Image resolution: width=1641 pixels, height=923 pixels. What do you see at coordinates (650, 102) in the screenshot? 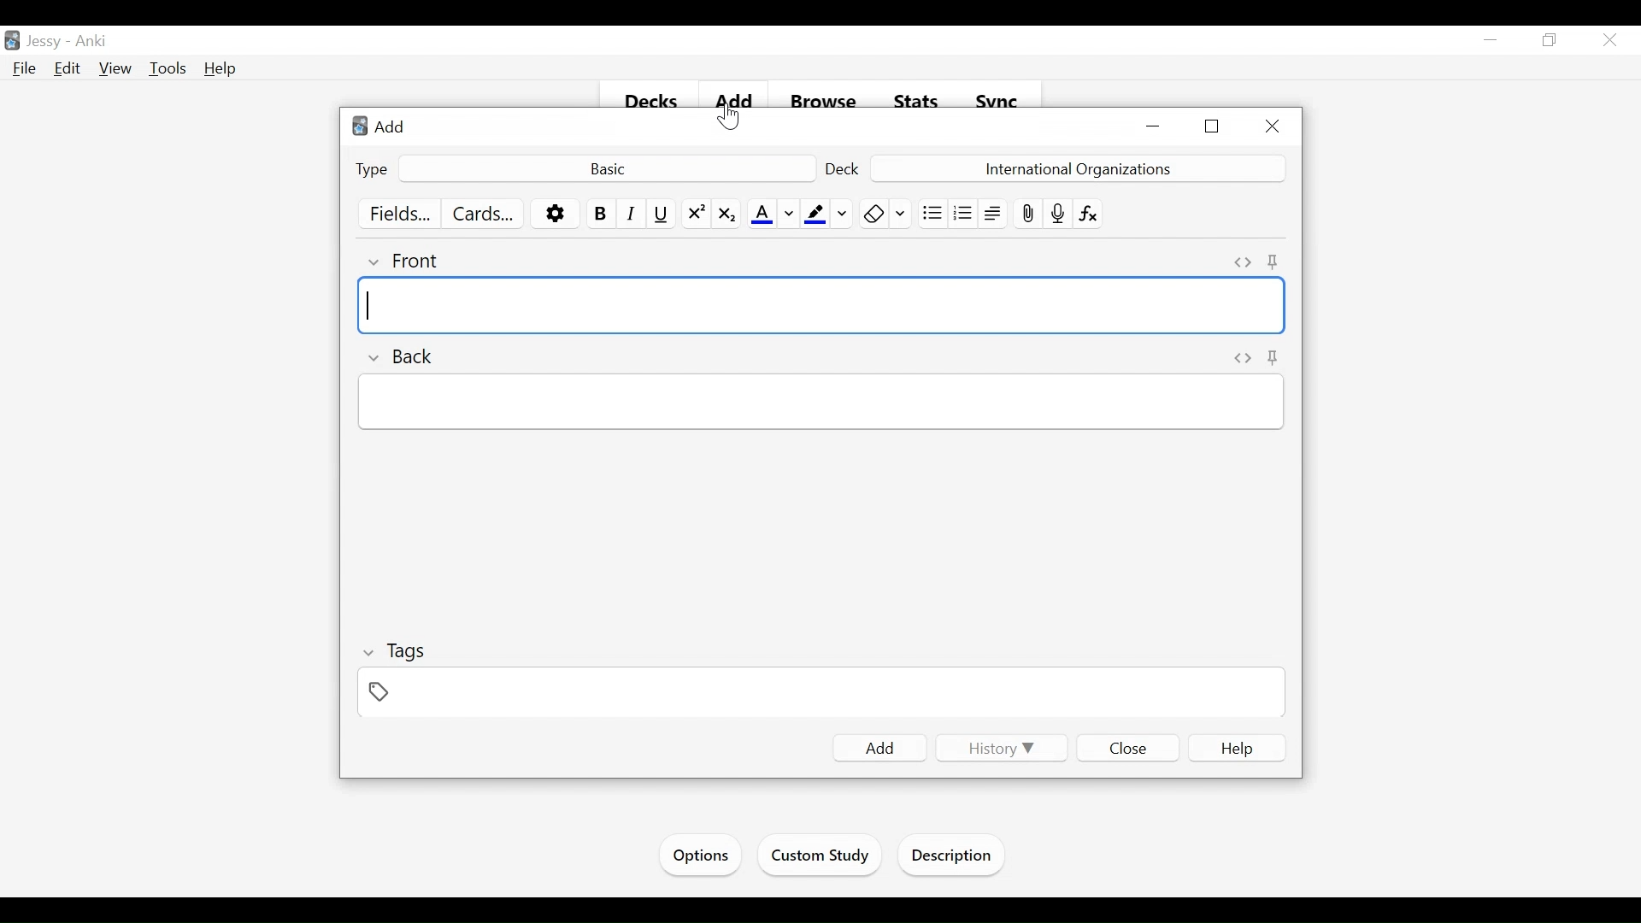
I see `Decks` at bounding box center [650, 102].